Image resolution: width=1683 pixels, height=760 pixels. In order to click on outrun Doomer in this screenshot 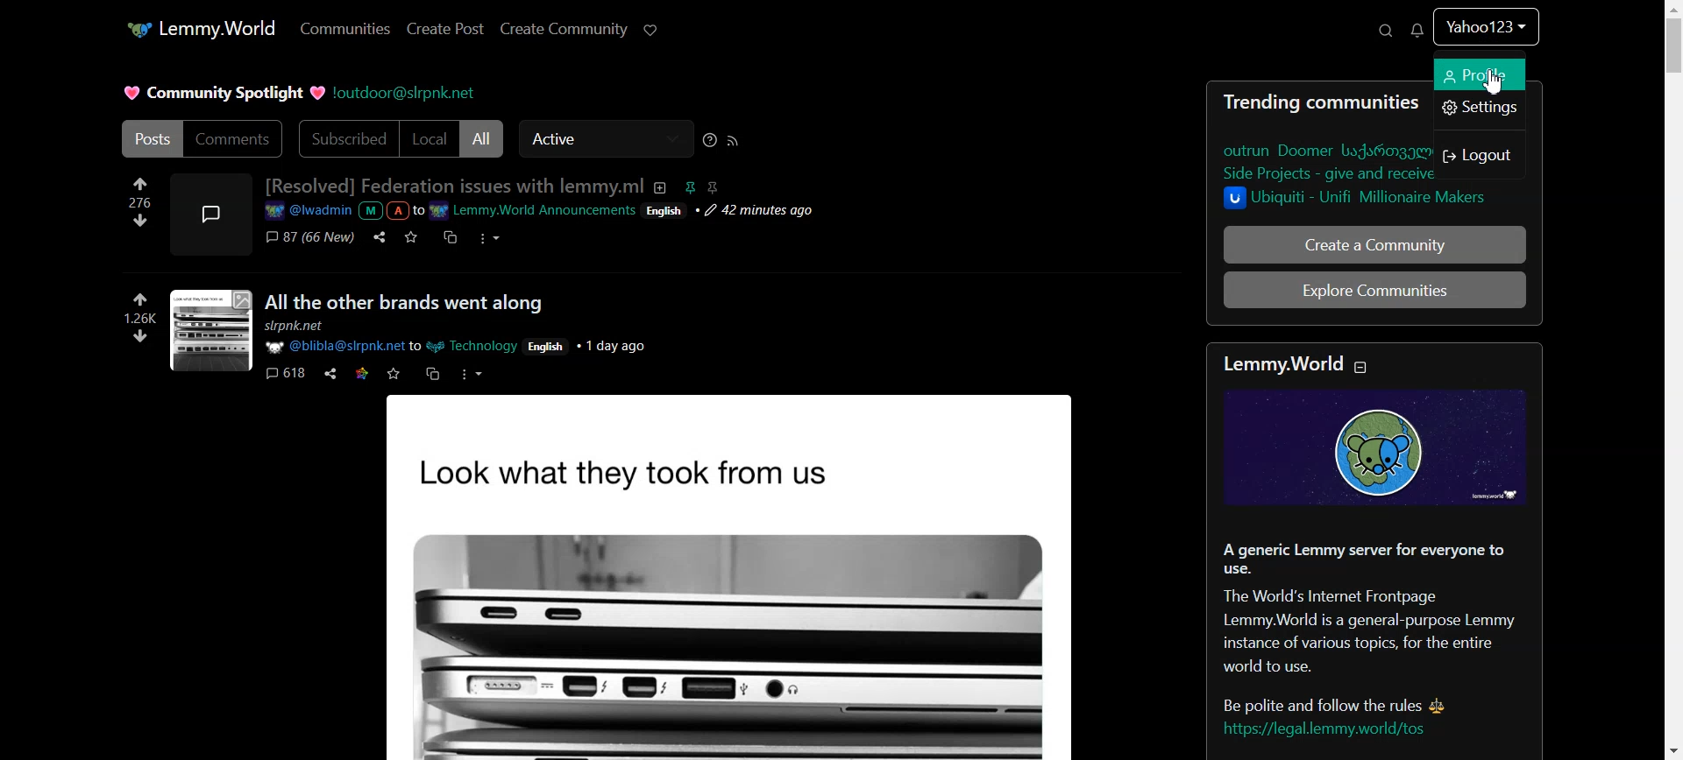, I will do `click(1325, 150)`.